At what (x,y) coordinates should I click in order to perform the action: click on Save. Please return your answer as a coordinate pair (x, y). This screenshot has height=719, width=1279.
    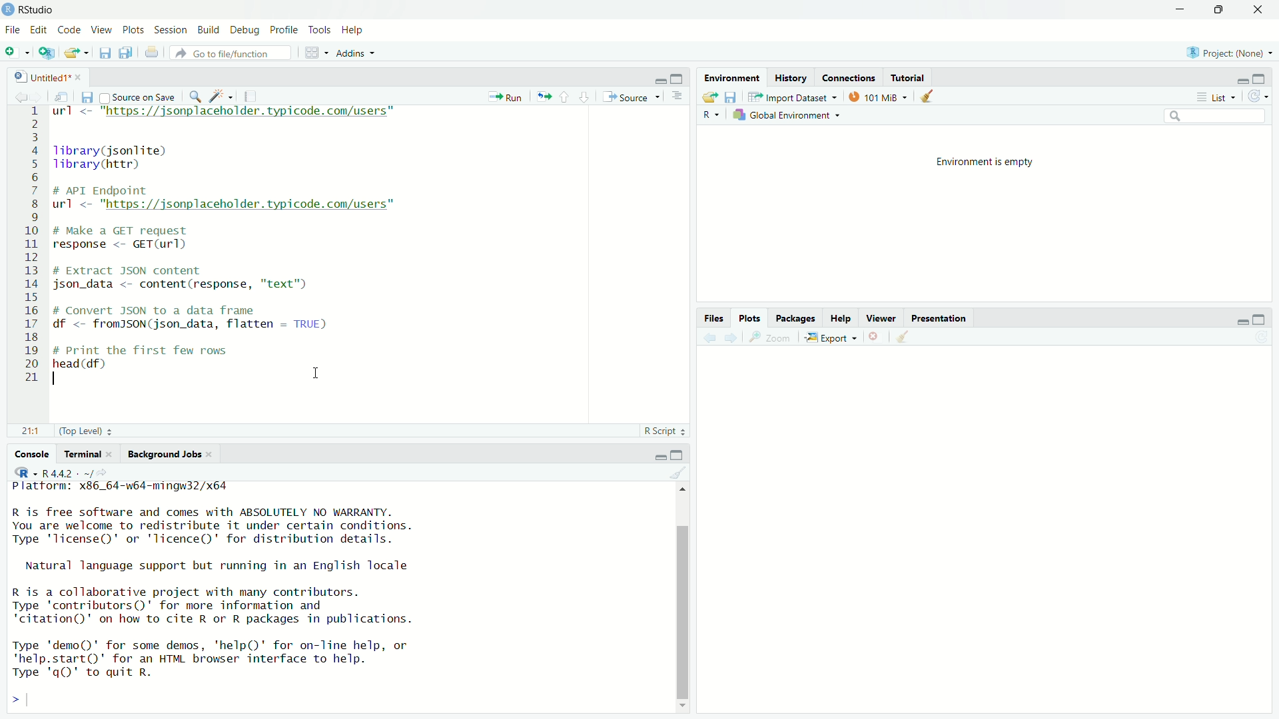
    Looking at the image, I should click on (730, 97).